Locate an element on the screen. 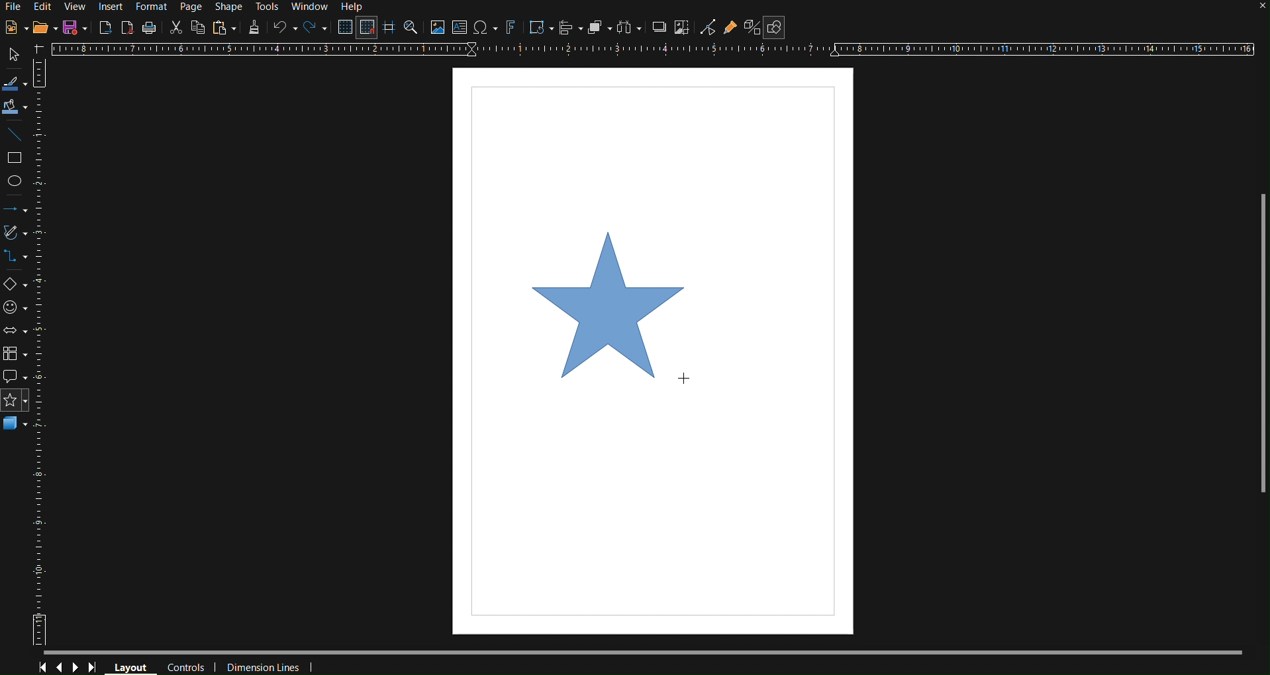  Layout is located at coordinates (130, 666).